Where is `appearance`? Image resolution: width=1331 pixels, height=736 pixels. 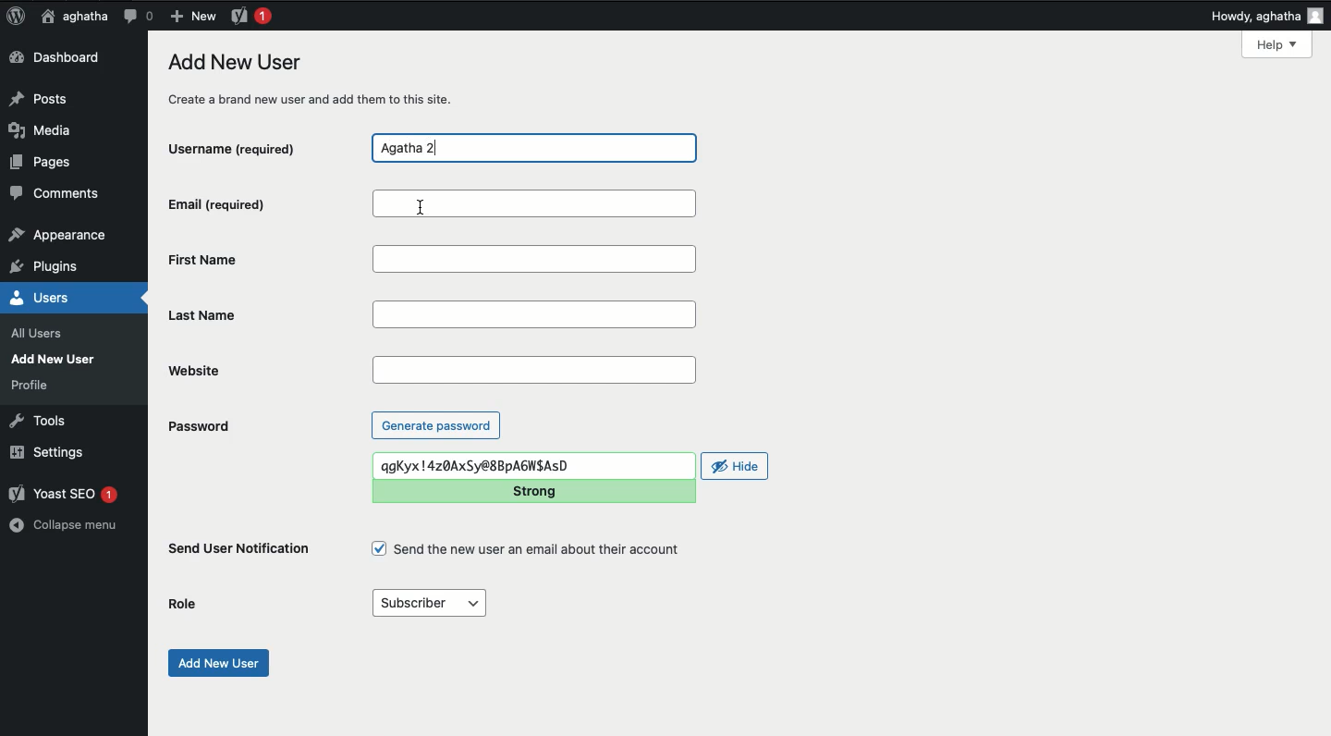 appearance is located at coordinates (58, 237).